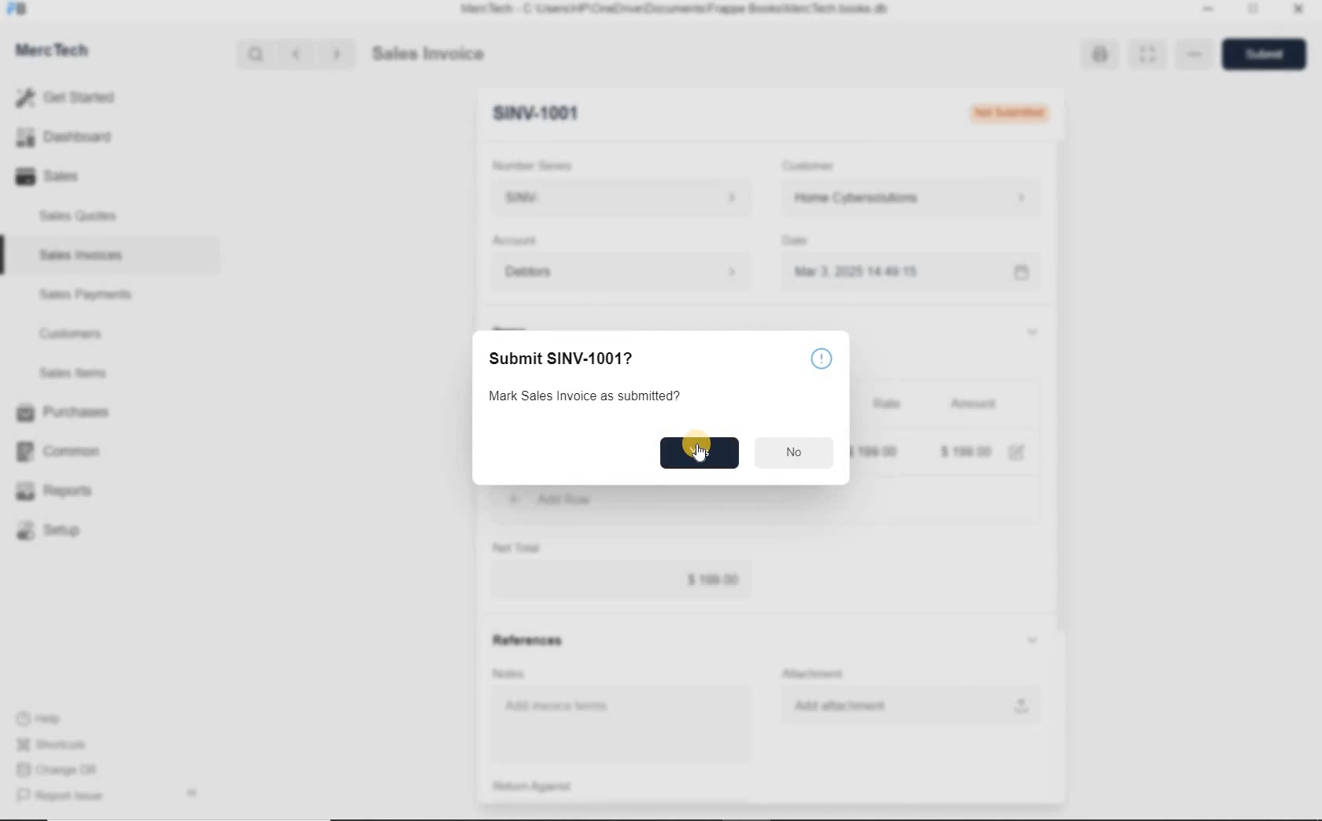 The height and width of the screenshot is (821, 1322). What do you see at coordinates (517, 547) in the screenshot?
I see `Net Total` at bounding box center [517, 547].